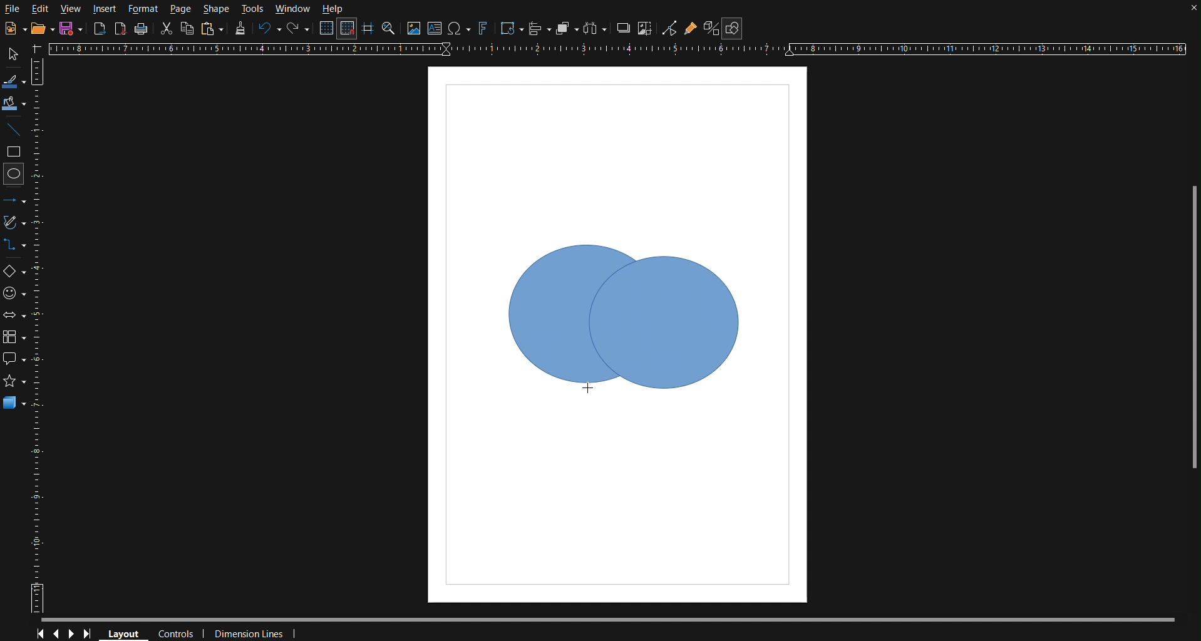  What do you see at coordinates (711, 29) in the screenshot?
I see `Toggle Extrusion` at bounding box center [711, 29].